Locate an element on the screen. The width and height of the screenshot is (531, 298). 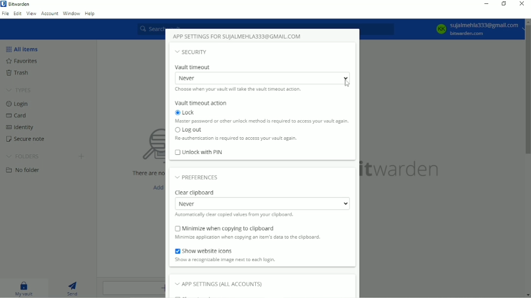
Show a recognizable image next to each login. is located at coordinates (225, 260).